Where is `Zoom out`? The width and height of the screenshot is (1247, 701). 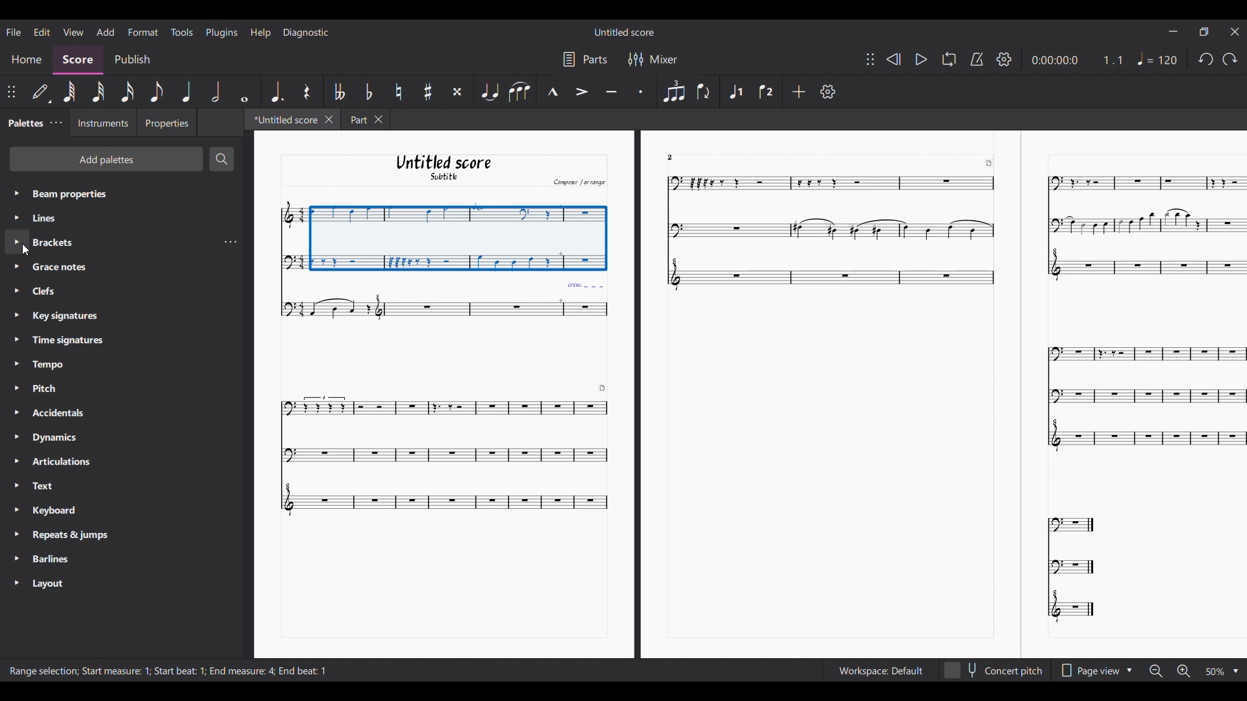
Zoom out is located at coordinates (1156, 672).